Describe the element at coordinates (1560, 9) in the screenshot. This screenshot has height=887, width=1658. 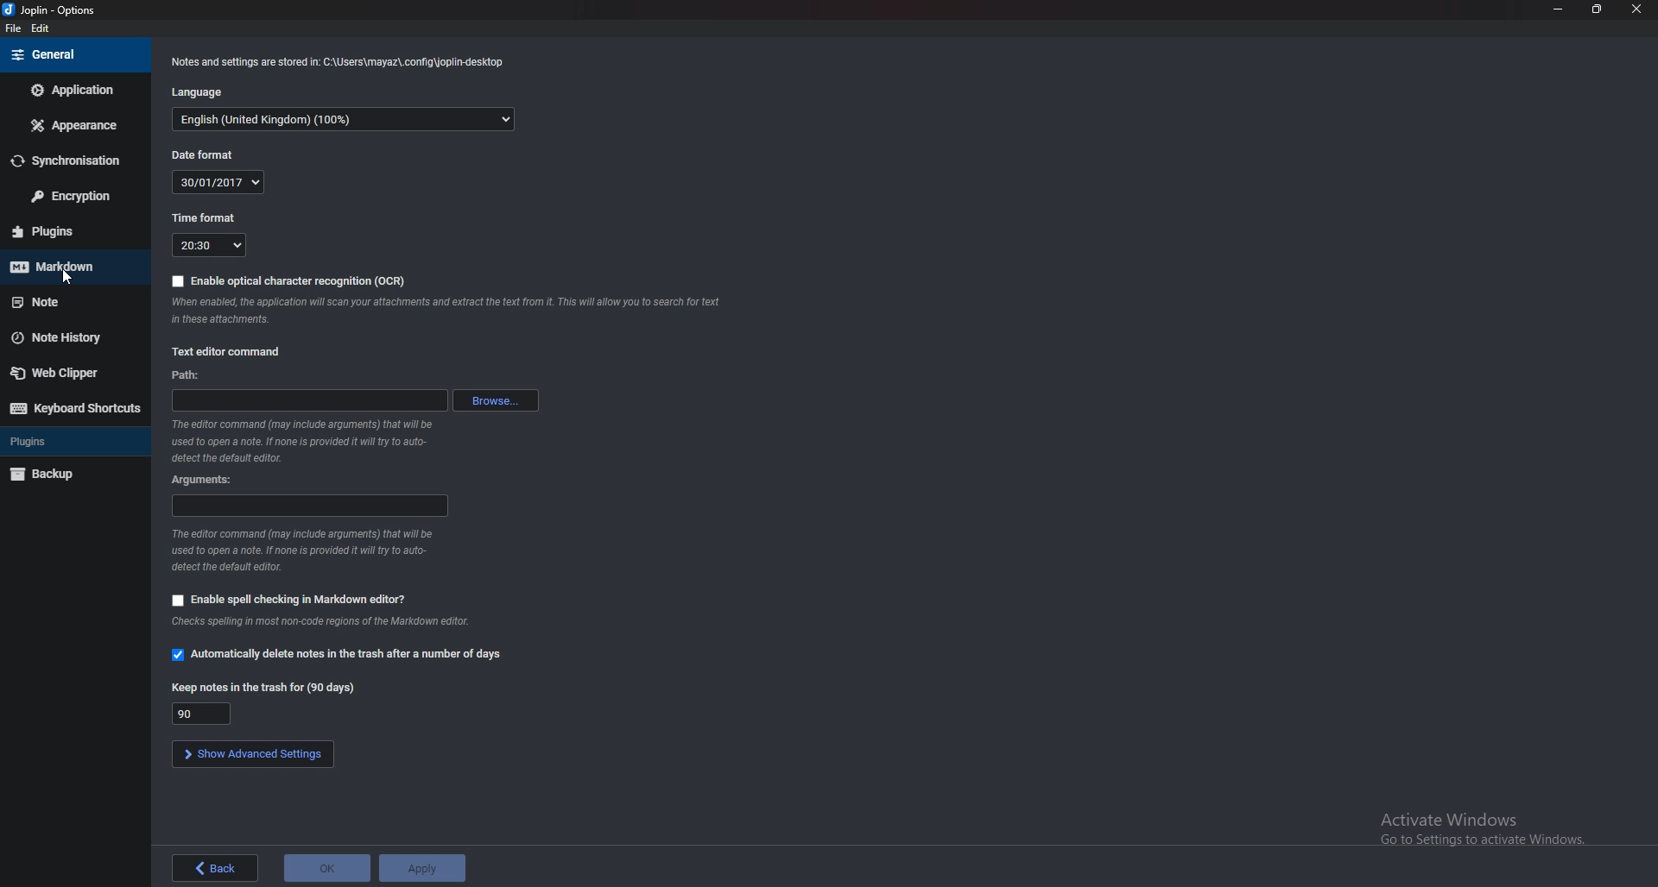
I see `minimize` at that location.